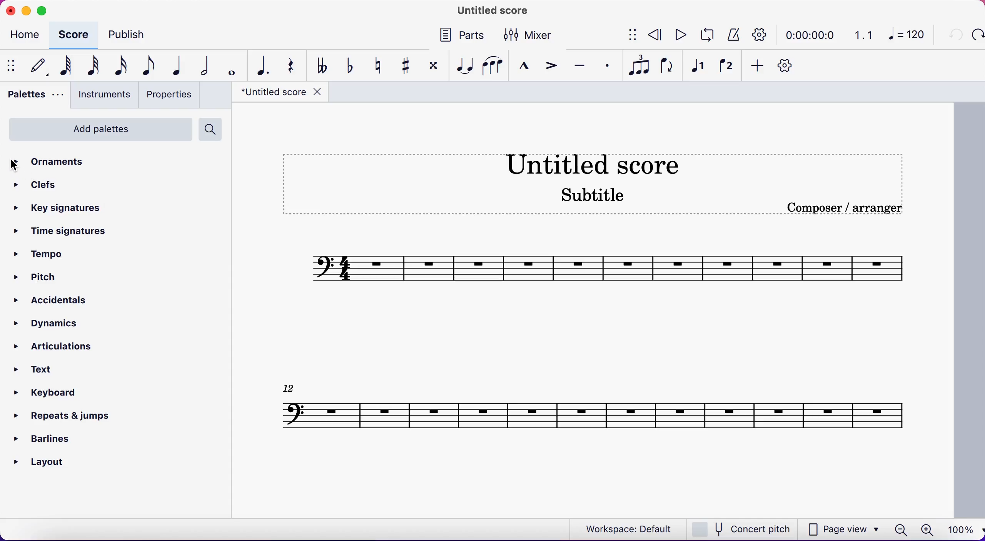  Describe the element at coordinates (700, 67) in the screenshot. I see `voice 1` at that location.